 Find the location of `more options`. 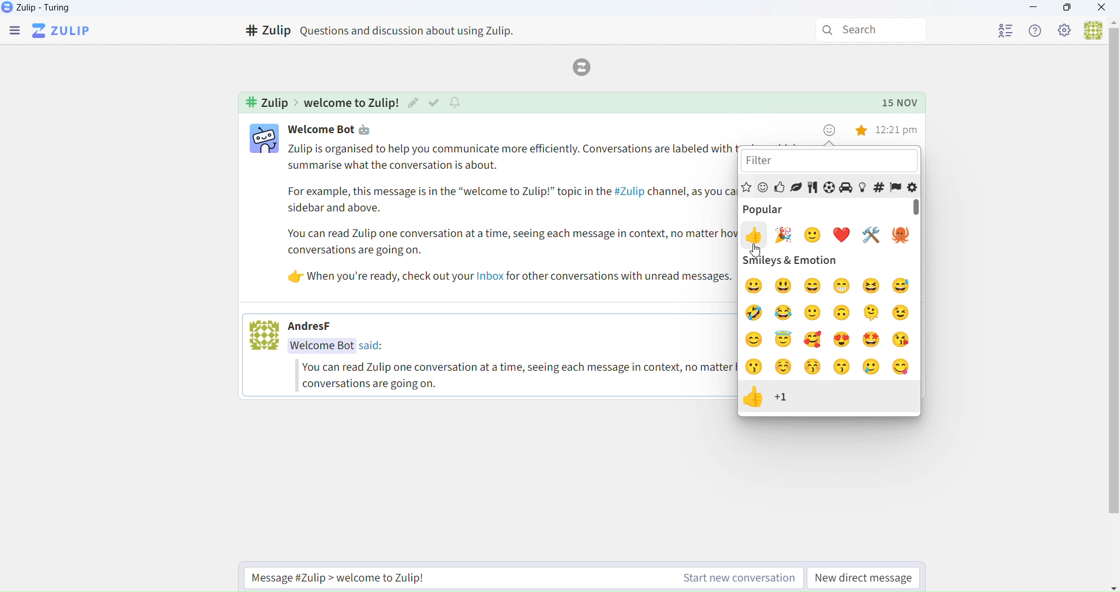

more options is located at coordinates (844, 133).